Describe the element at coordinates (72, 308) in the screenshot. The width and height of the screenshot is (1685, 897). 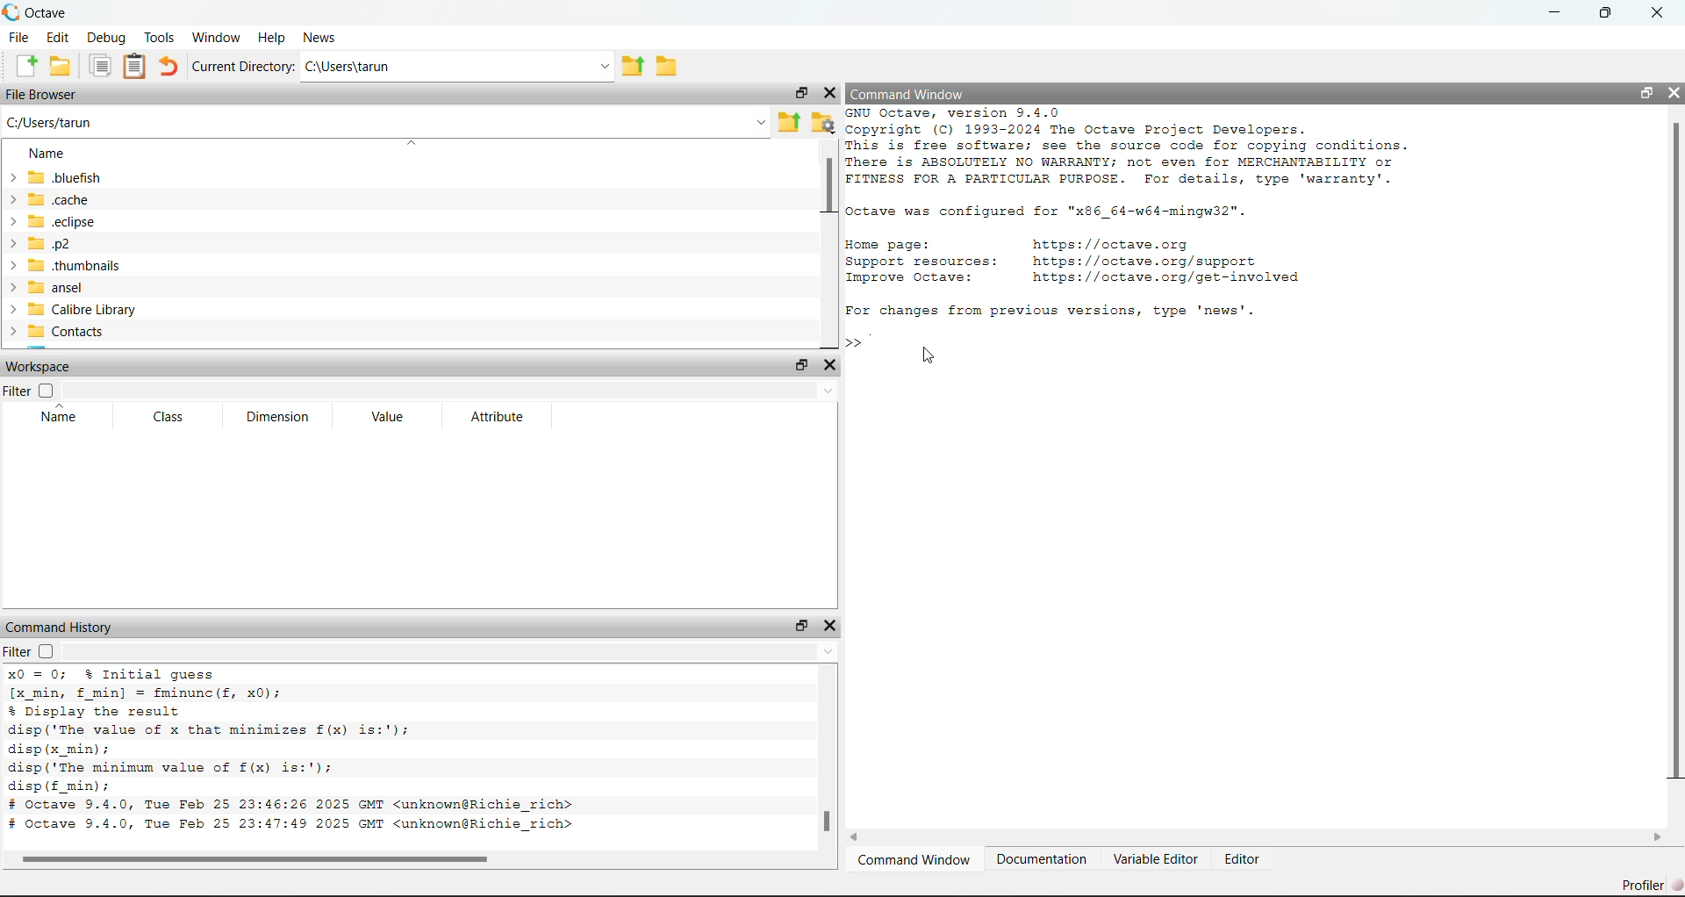
I see `>  Calibre Library` at that location.